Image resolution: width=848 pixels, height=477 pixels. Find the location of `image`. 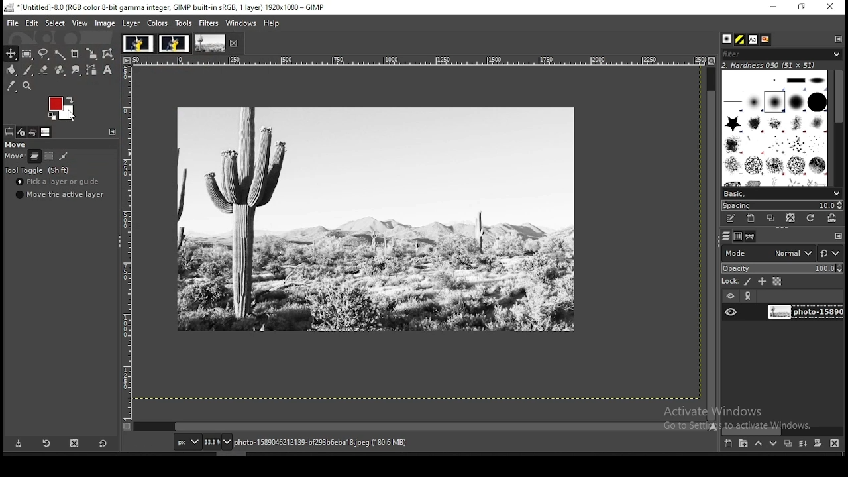

image is located at coordinates (174, 43).